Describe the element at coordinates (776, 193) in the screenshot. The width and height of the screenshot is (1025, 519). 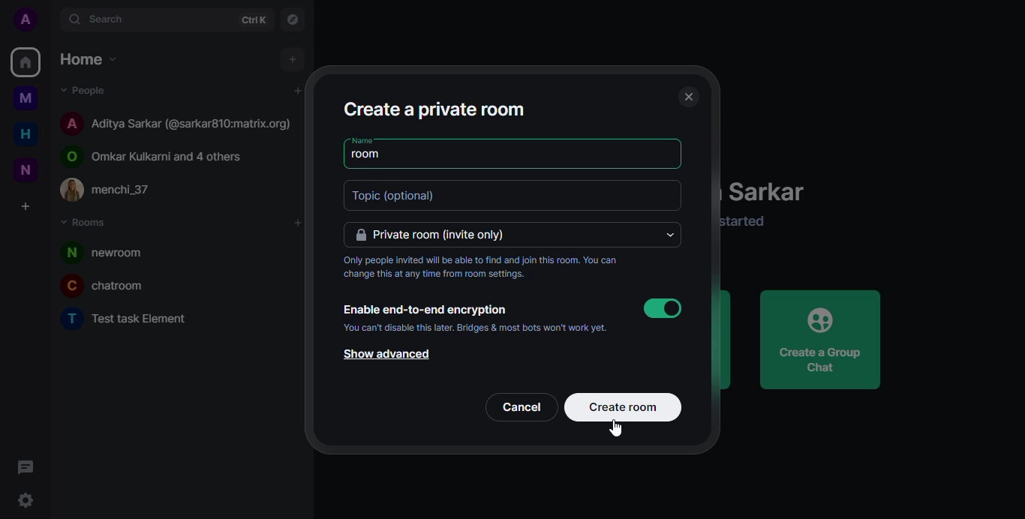
I see `welcome` at that location.